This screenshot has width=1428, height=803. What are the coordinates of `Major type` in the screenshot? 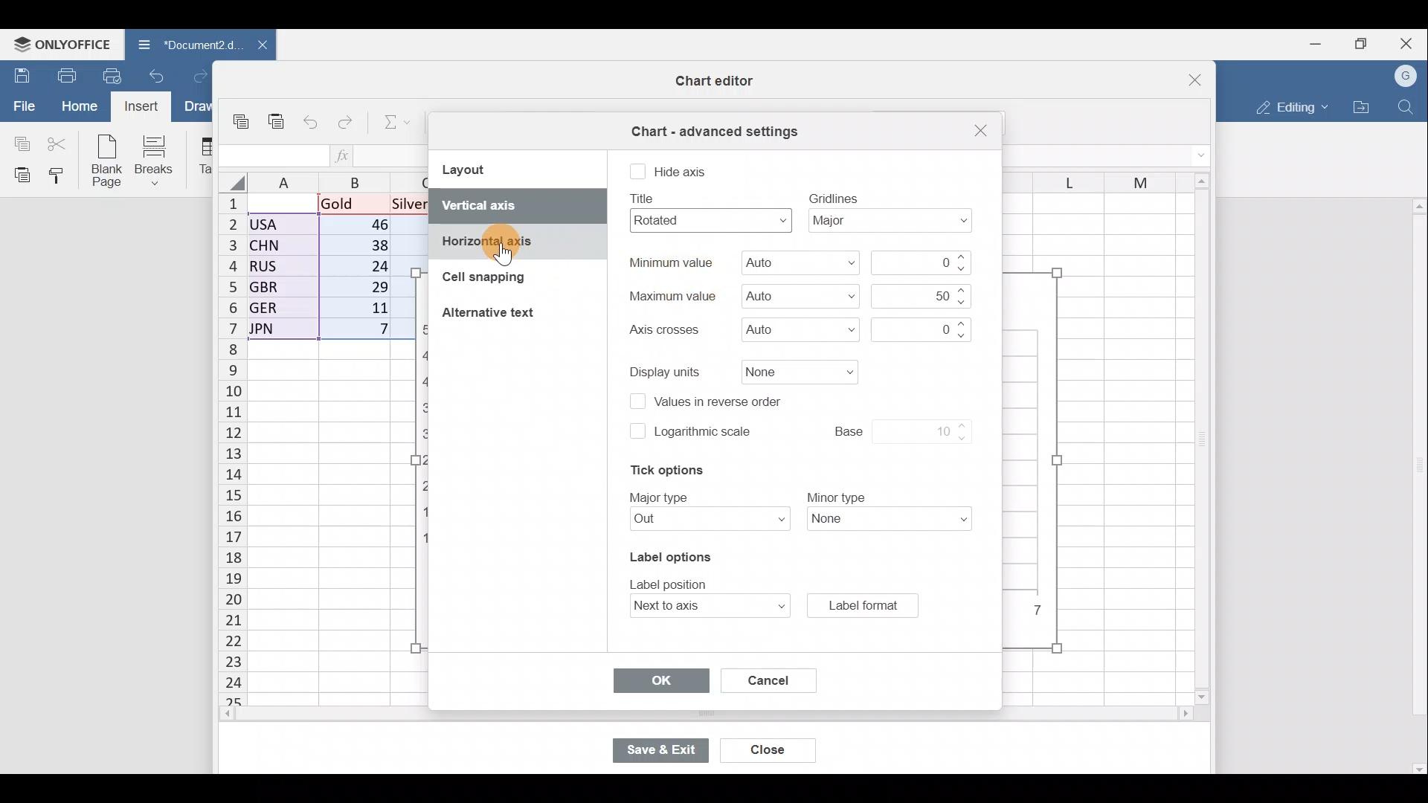 It's located at (704, 520).